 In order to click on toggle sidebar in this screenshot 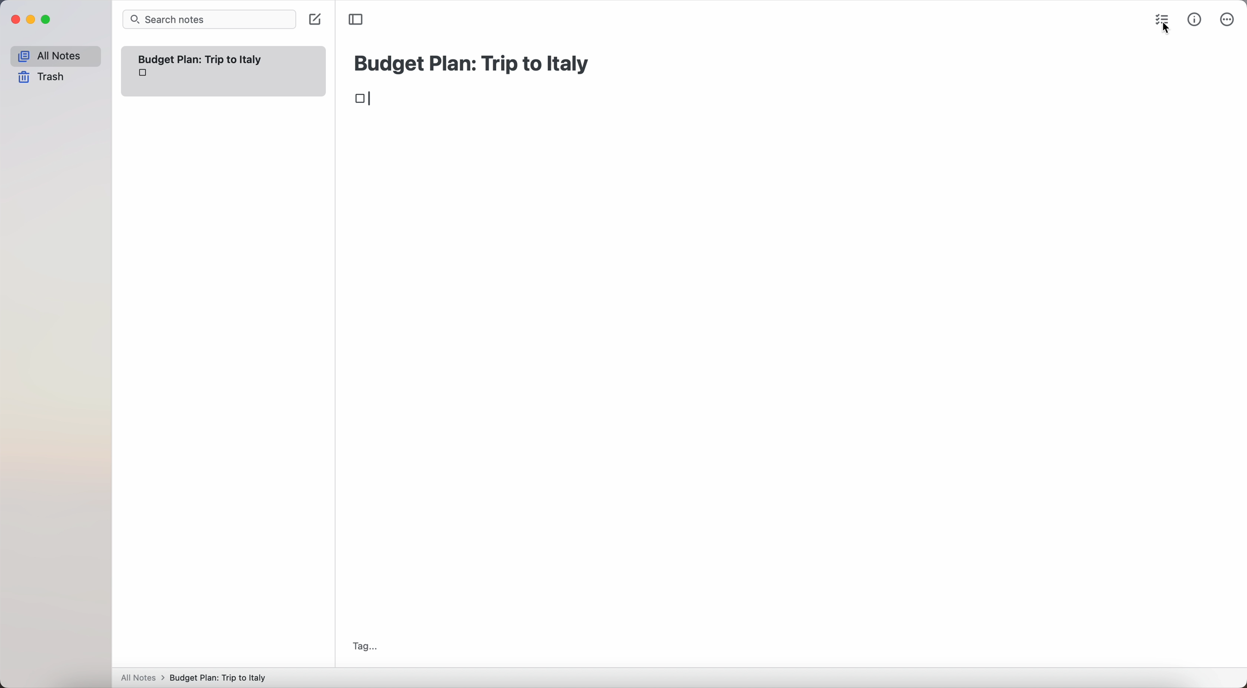, I will do `click(356, 19)`.